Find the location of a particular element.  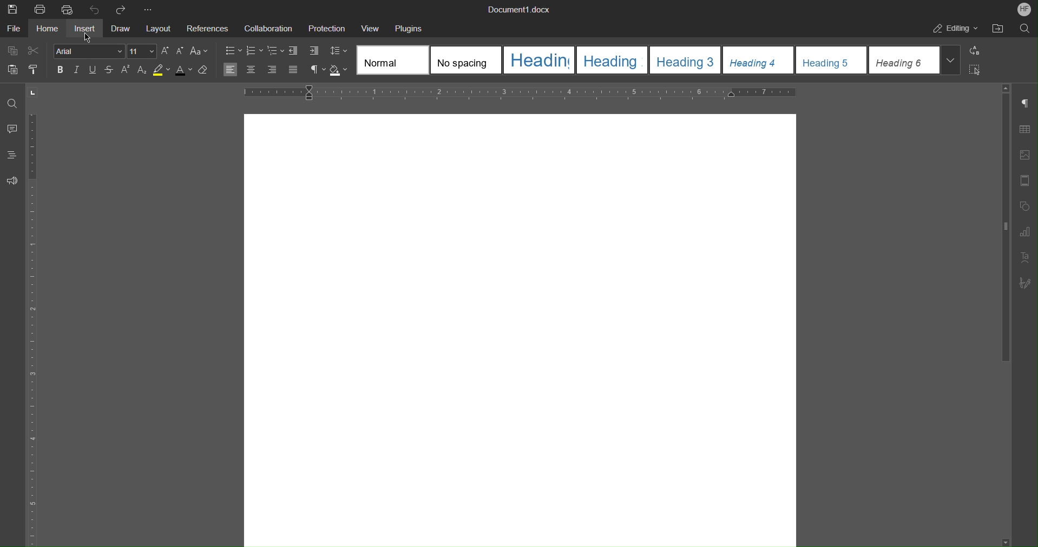

Text Case Settings is located at coordinates (200, 51).